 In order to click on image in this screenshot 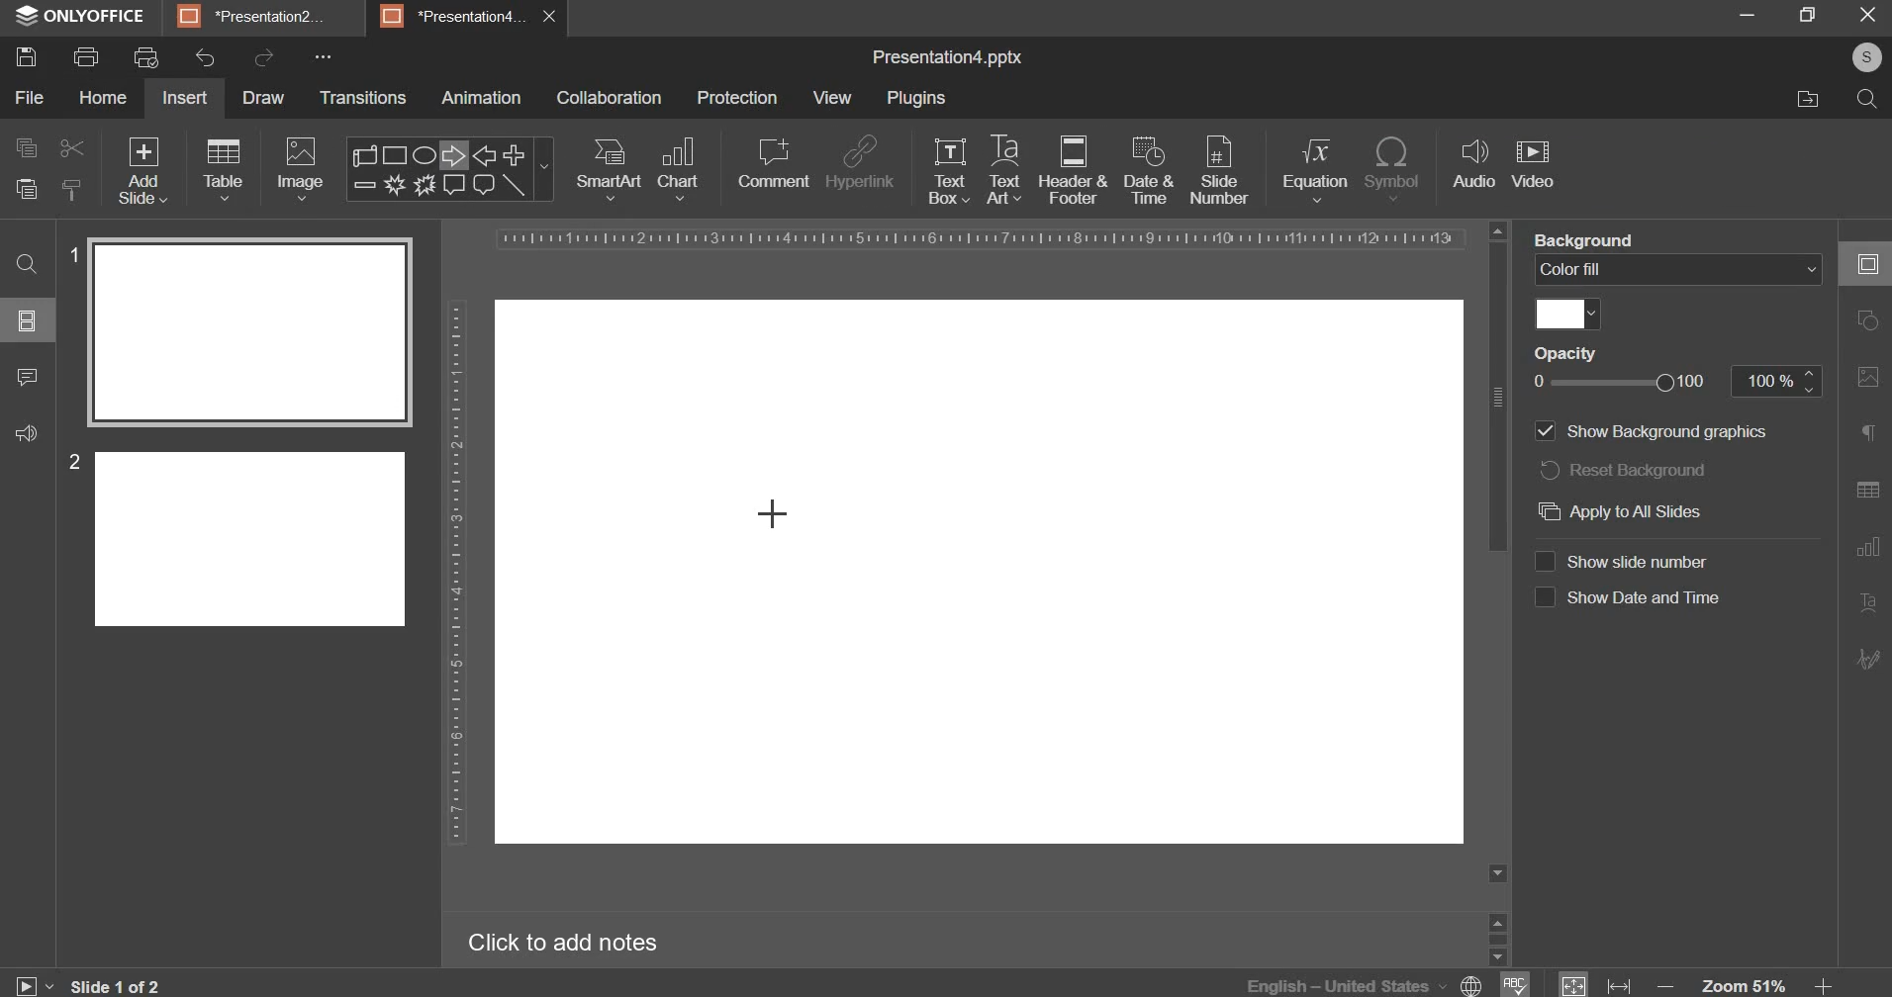, I will do `click(299, 169)`.